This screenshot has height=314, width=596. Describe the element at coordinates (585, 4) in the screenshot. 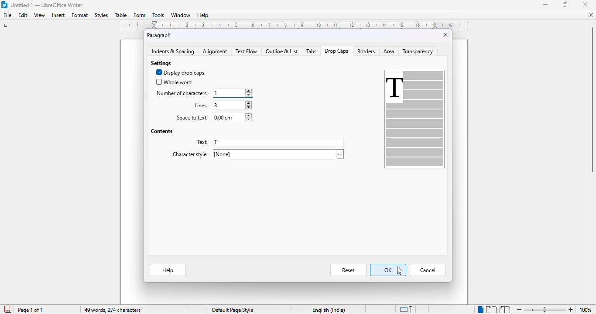

I see `close` at that location.